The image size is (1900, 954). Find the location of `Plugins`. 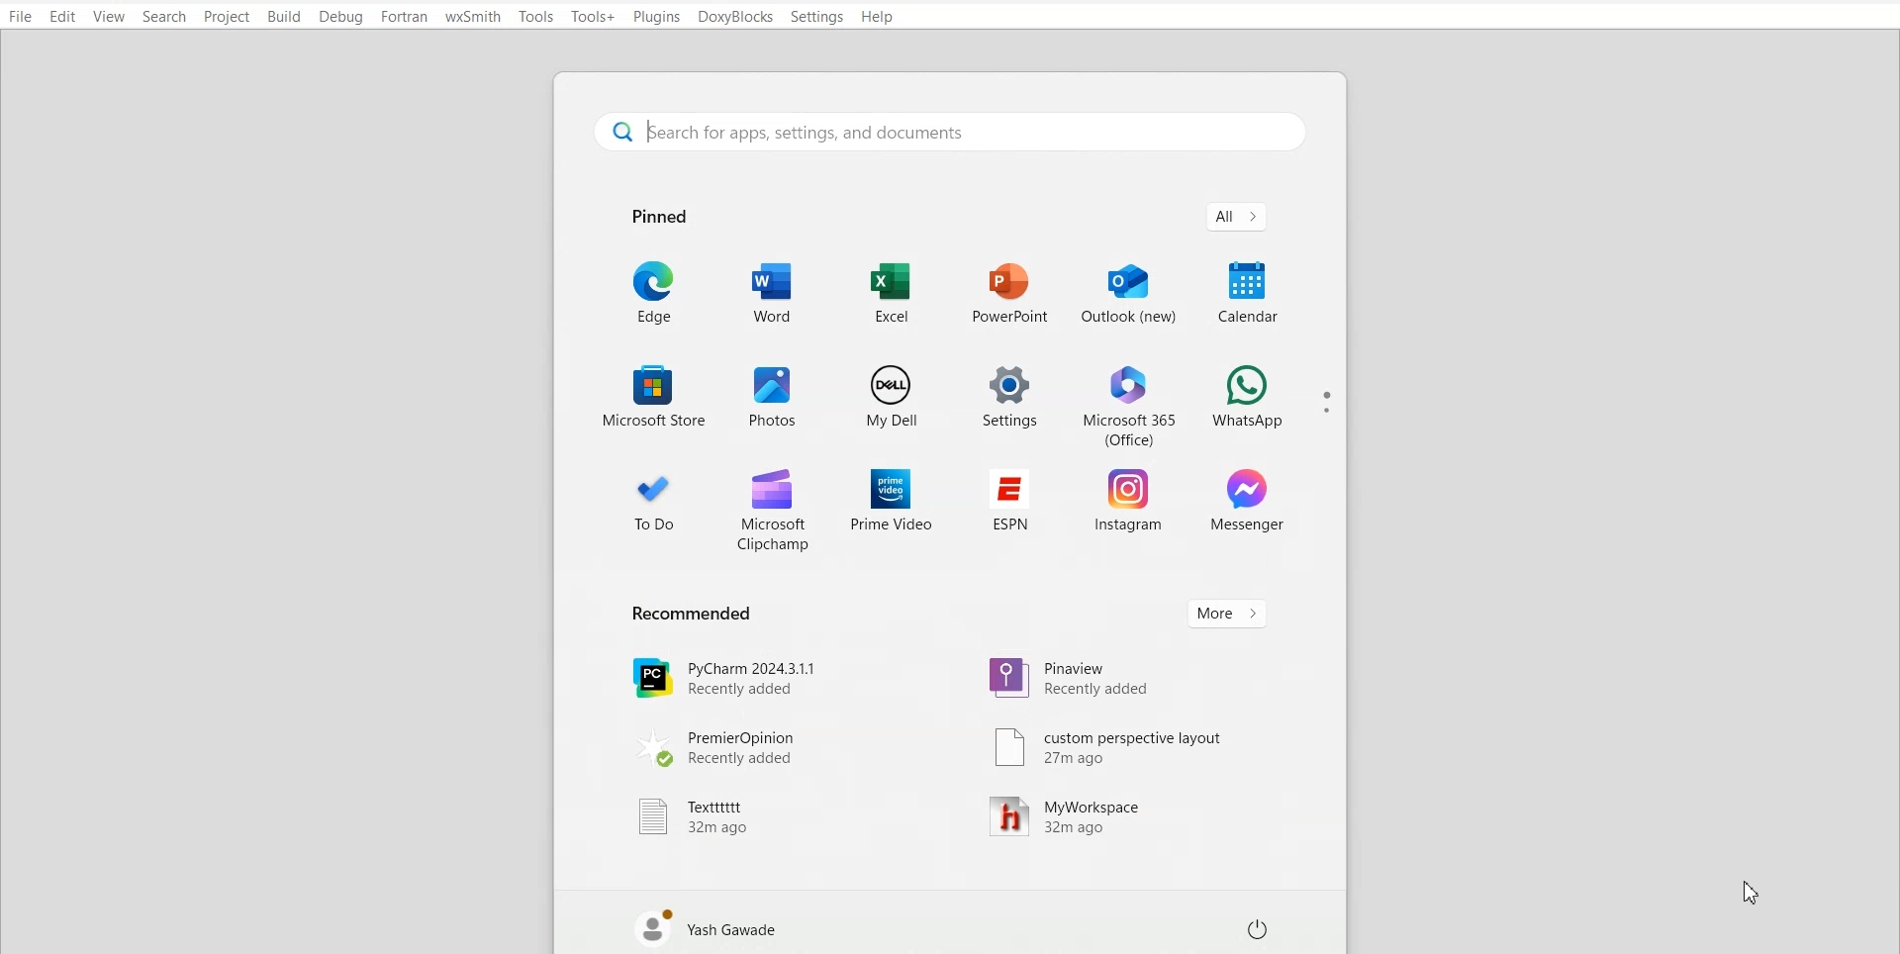

Plugins is located at coordinates (656, 17).